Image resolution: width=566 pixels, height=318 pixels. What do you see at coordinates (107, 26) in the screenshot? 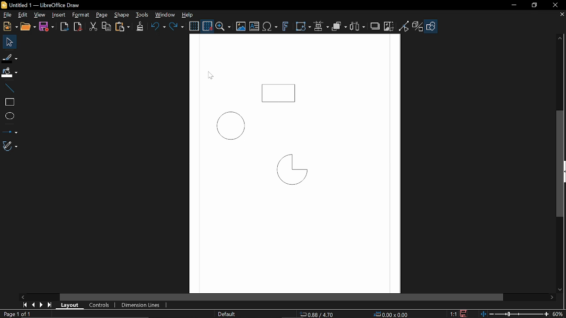
I see `Copy` at bounding box center [107, 26].